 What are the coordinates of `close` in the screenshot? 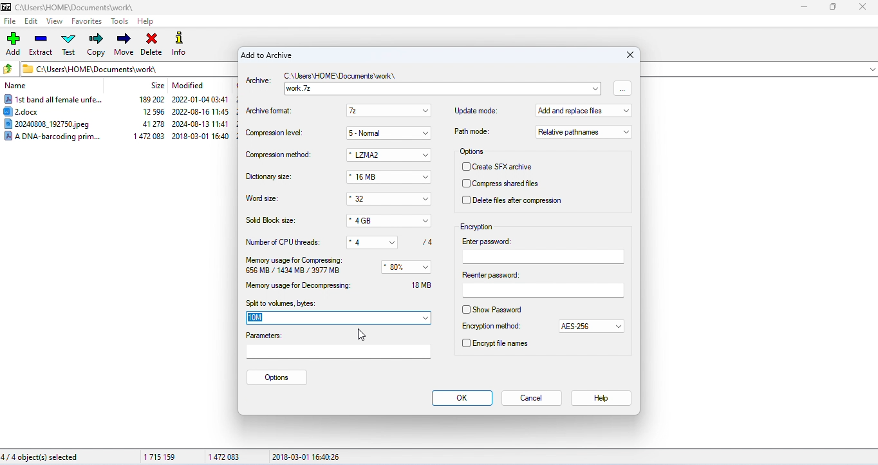 It's located at (861, 7).